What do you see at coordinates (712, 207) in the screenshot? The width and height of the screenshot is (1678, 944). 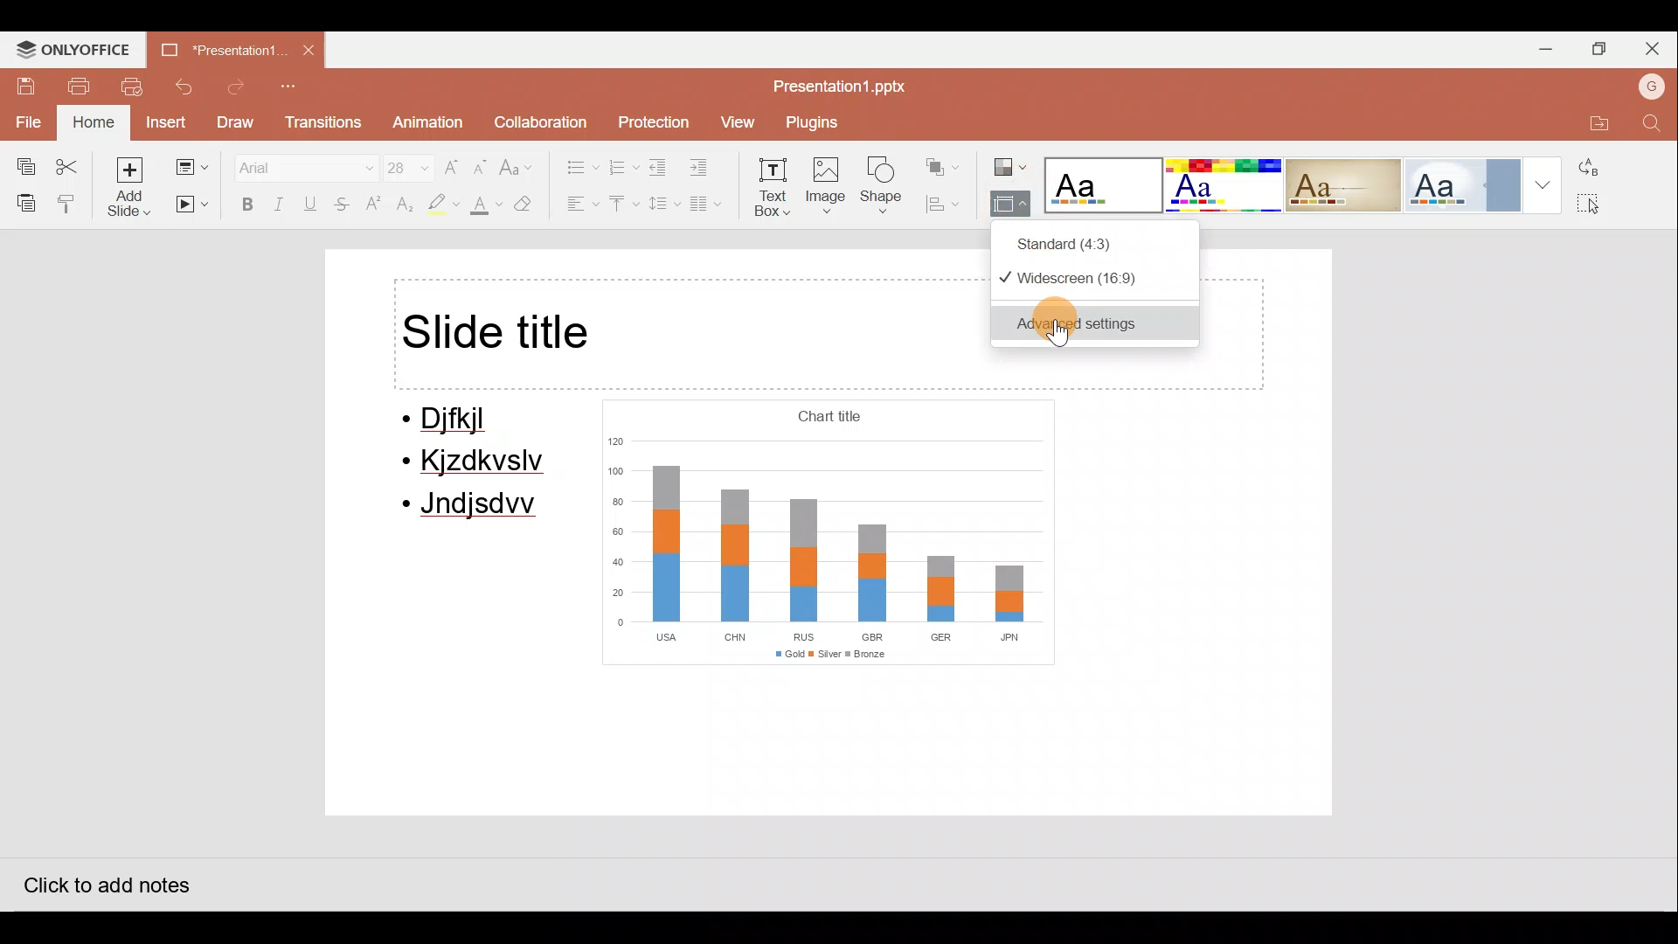 I see `Columns` at bounding box center [712, 207].